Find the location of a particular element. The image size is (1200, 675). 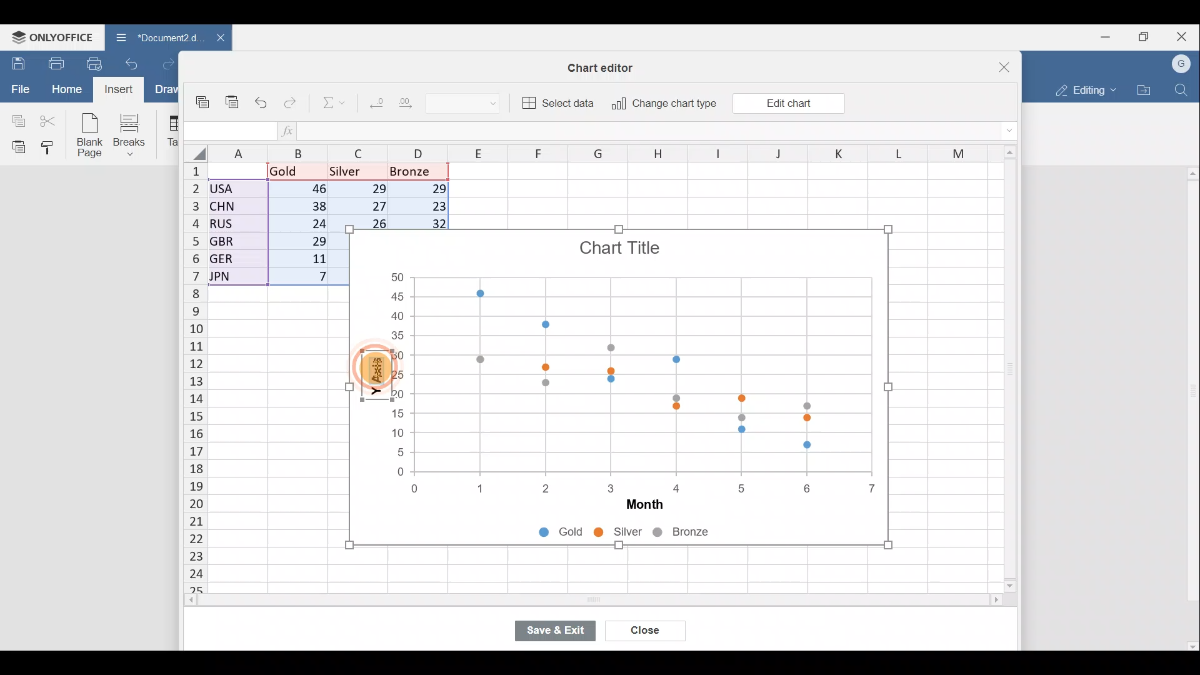

Number format is located at coordinates (472, 104).